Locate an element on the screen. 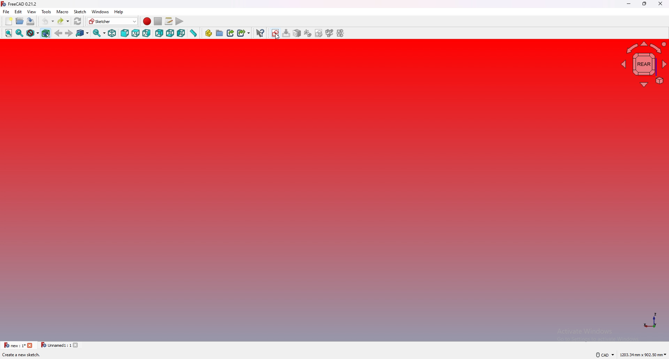 This screenshot has width=669, height=359. macro is located at coordinates (62, 11).